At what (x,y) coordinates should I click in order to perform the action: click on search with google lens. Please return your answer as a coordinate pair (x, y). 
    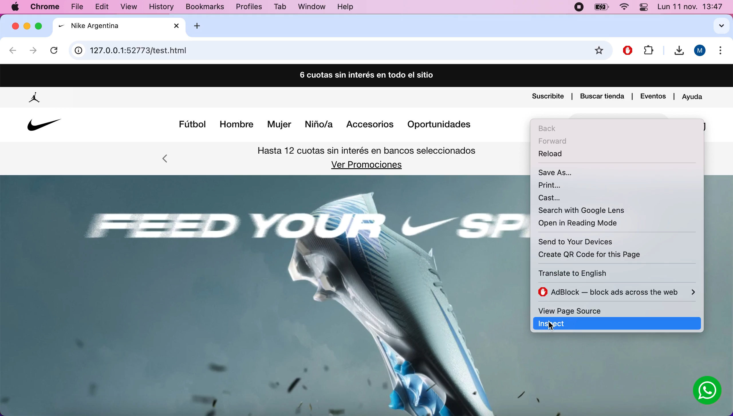
    Looking at the image, I should click on (583, 209).